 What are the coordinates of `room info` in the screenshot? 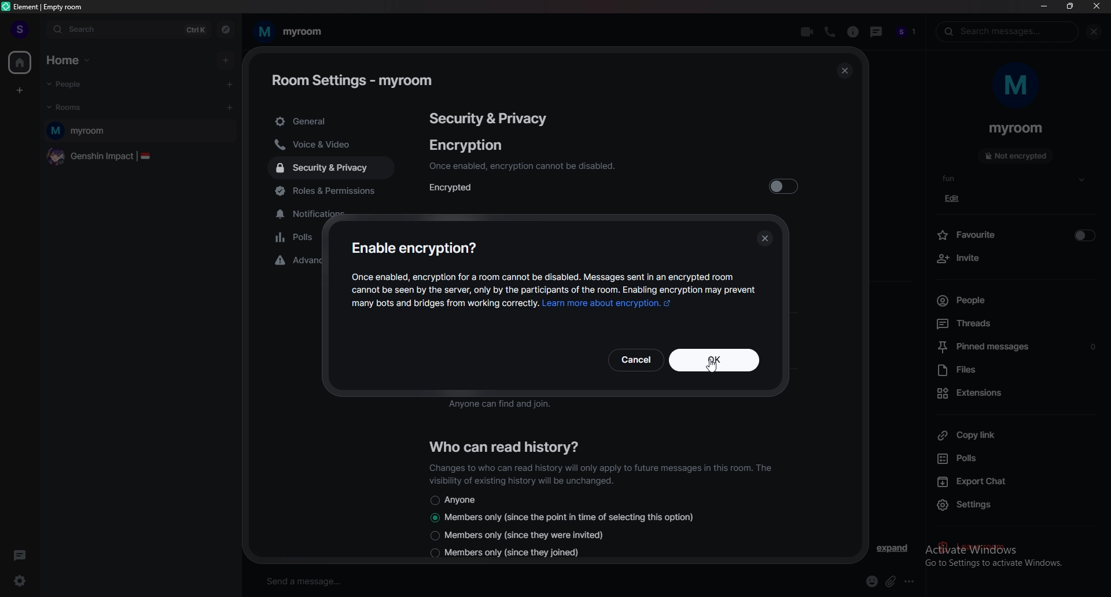 It's located at (853, 32).